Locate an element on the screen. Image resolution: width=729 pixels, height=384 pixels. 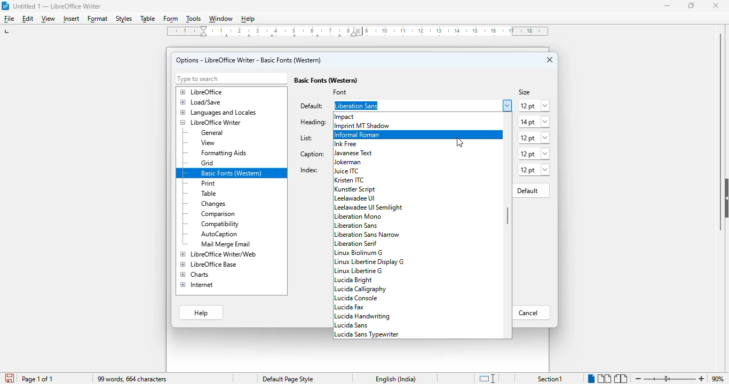
12 pt is located at coordinates (534, 138).